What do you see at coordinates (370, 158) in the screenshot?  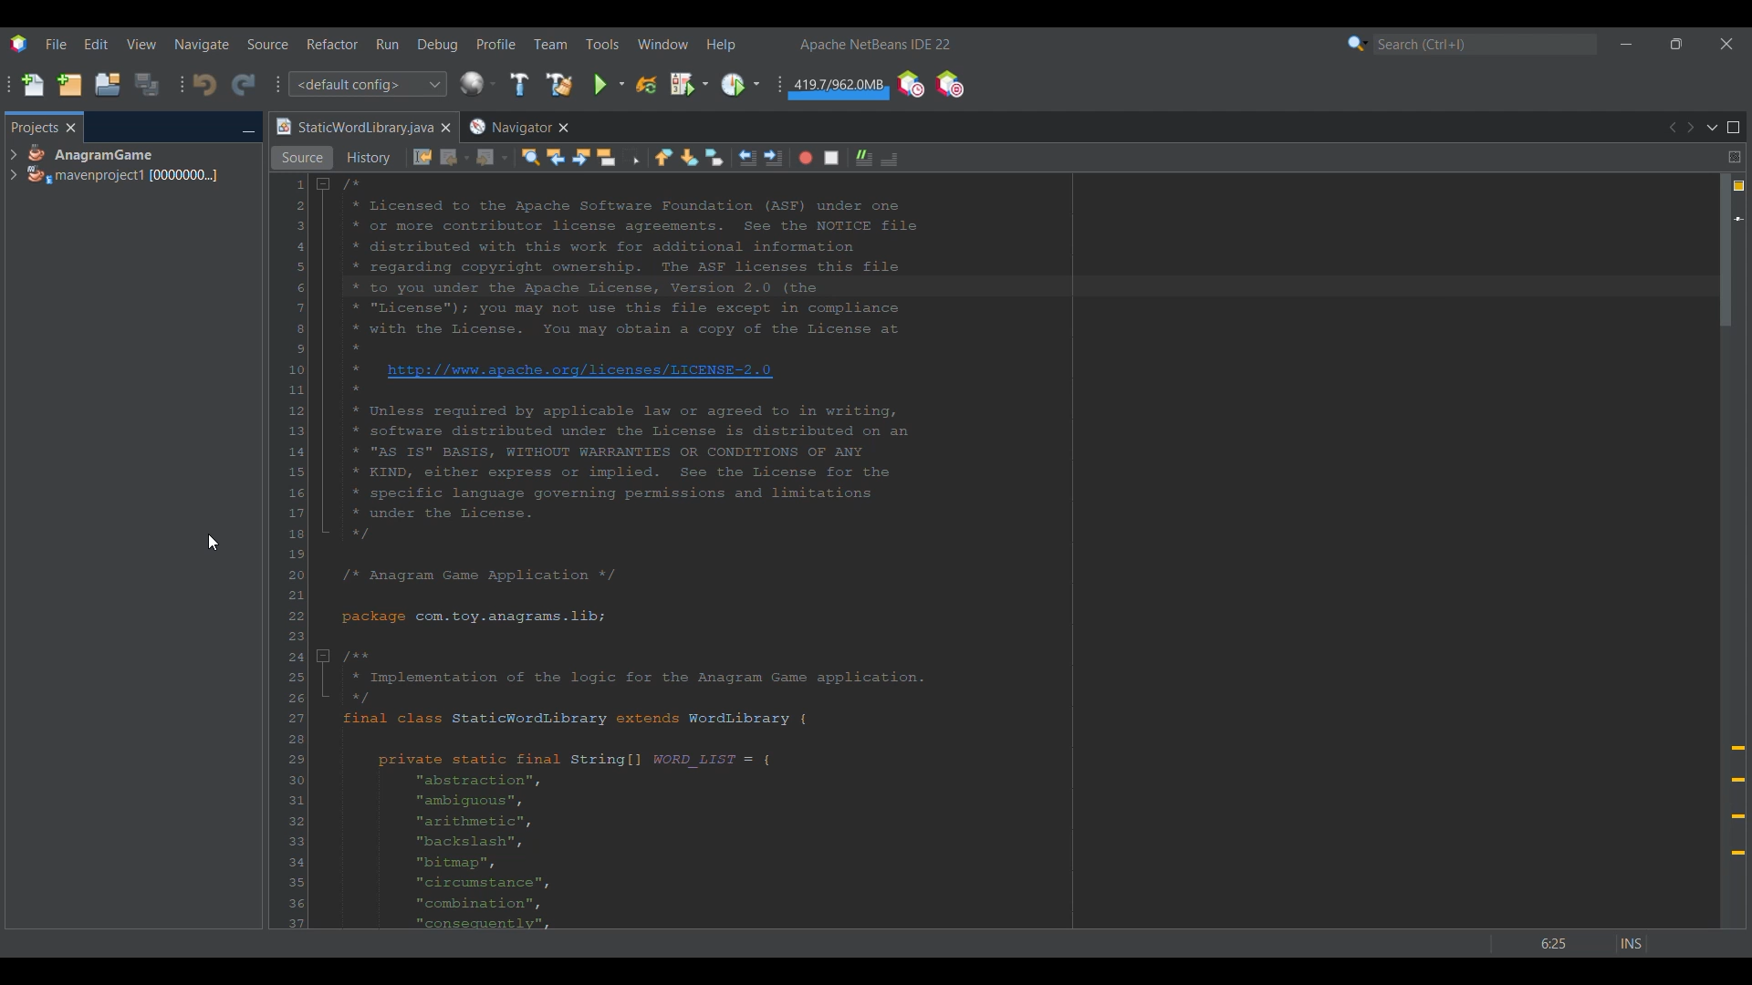 I see `History view` at bounding box center [370, 158].